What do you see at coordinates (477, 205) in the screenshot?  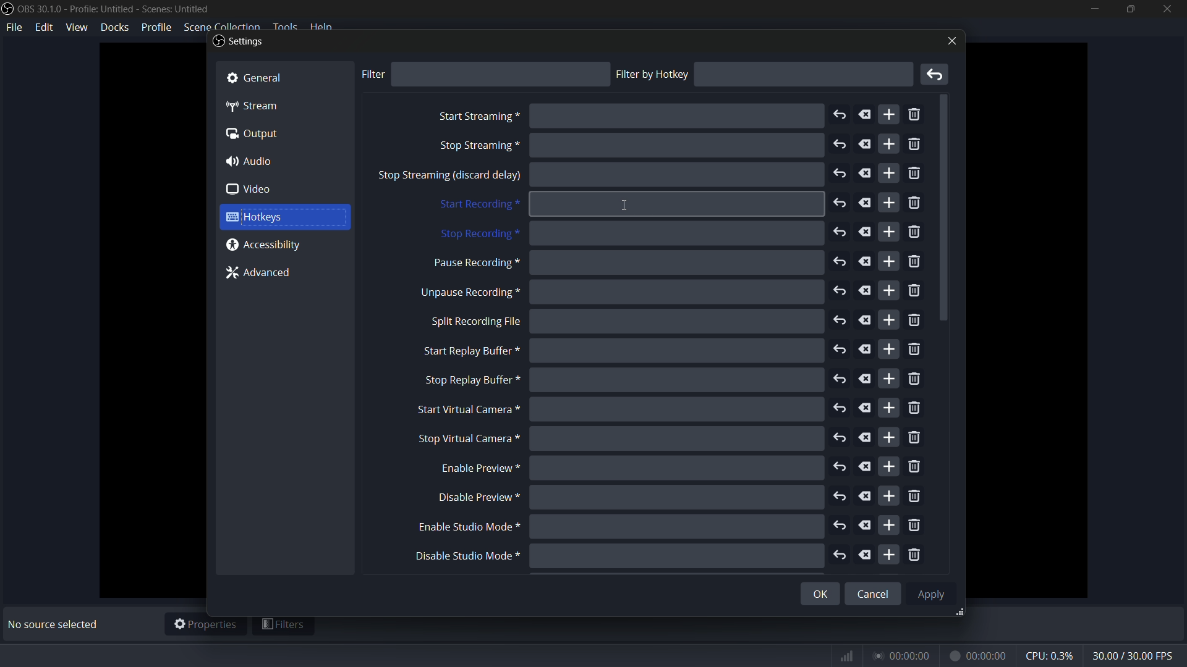 I see `start recording` at bounding box center [477, 205].